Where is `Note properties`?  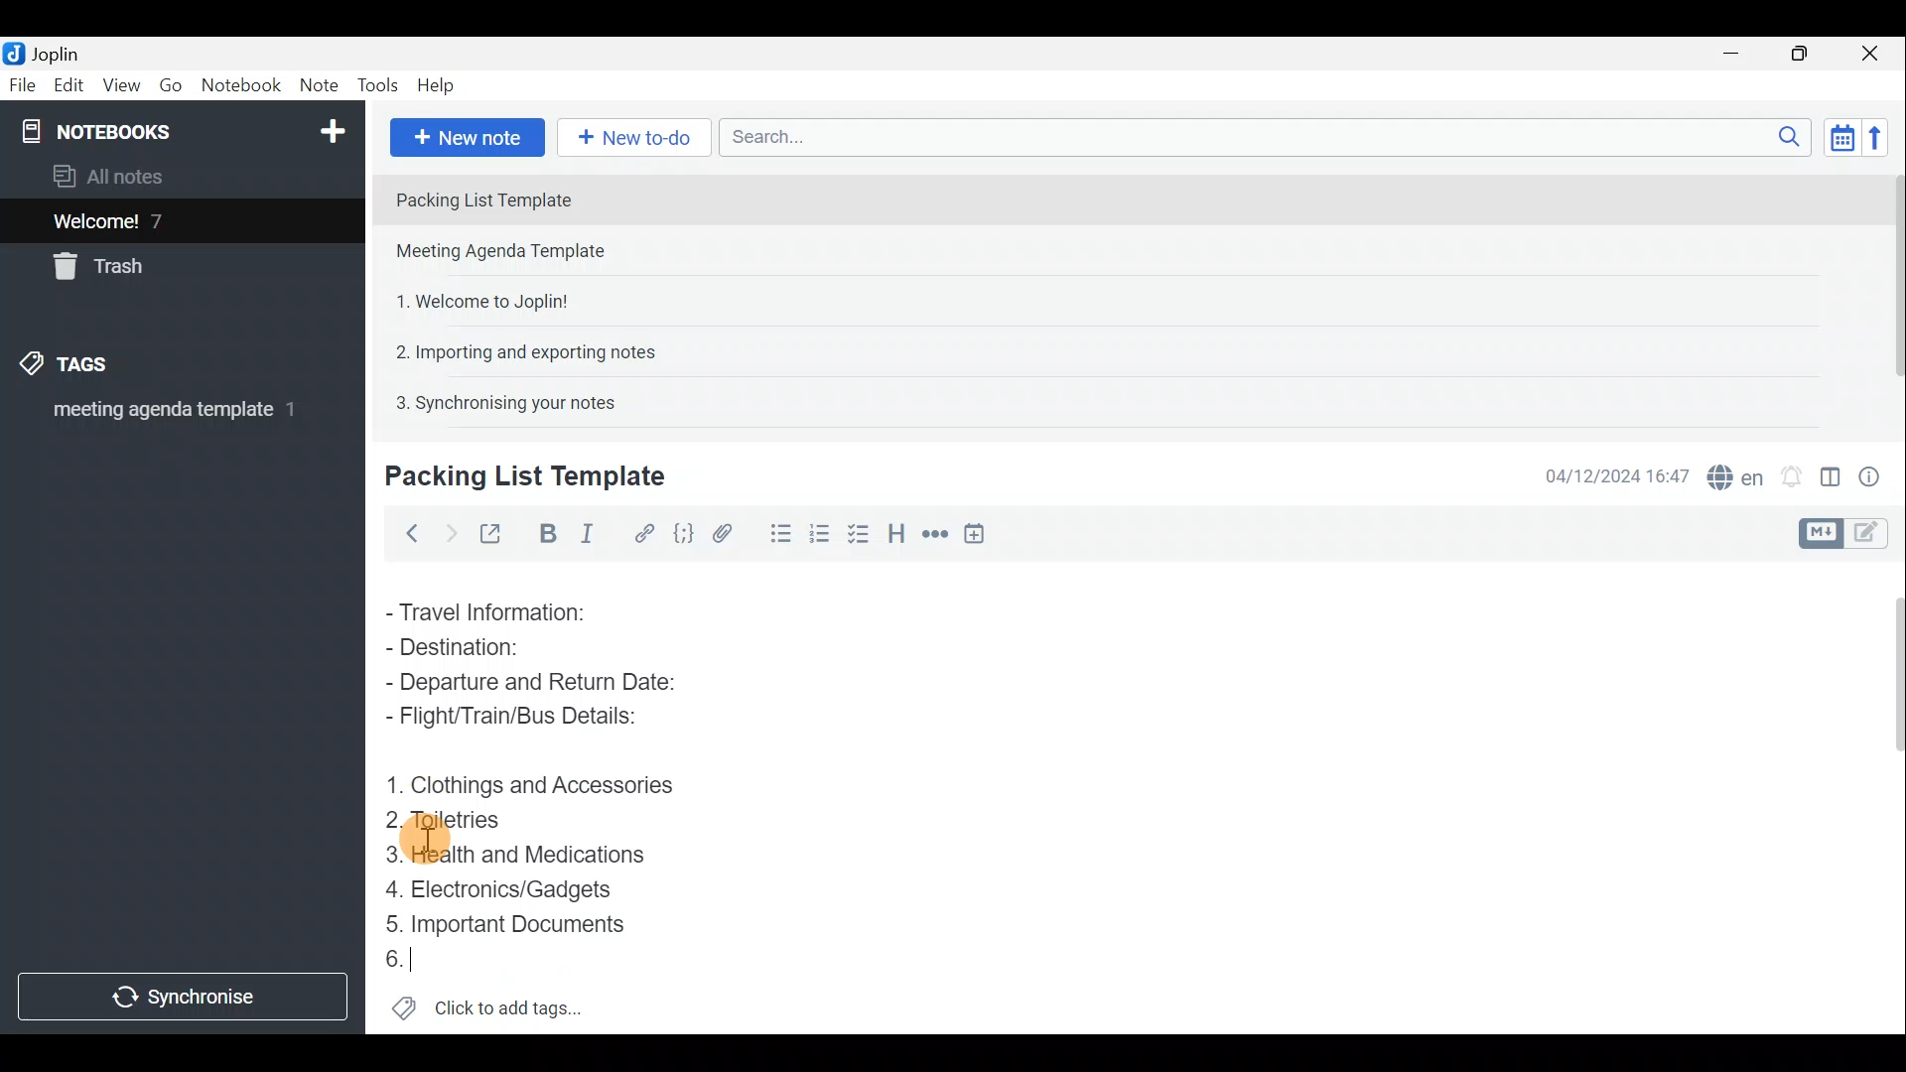 Note properties is located at coordinates (1876, 473).